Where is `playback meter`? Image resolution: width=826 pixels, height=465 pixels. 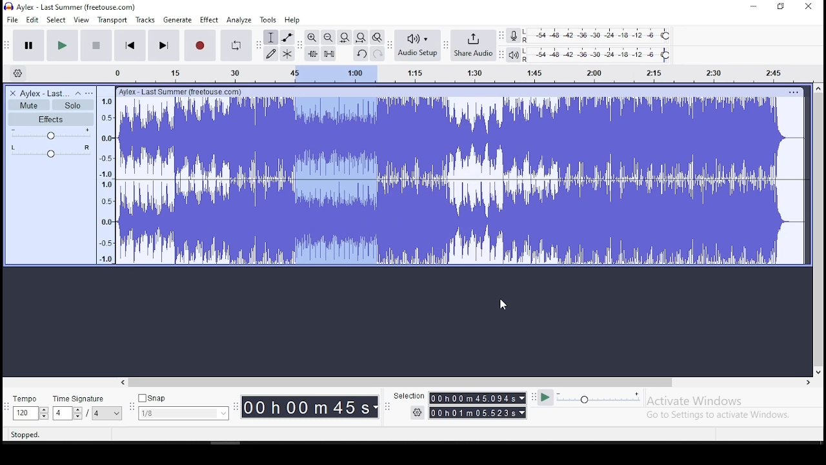 playback meter is located at coordinates (513, 54).